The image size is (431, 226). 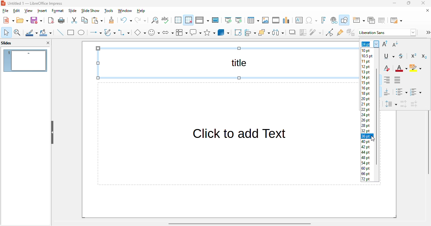 I want to click on select at least three objects to distribute, so click(x=278, y=32).